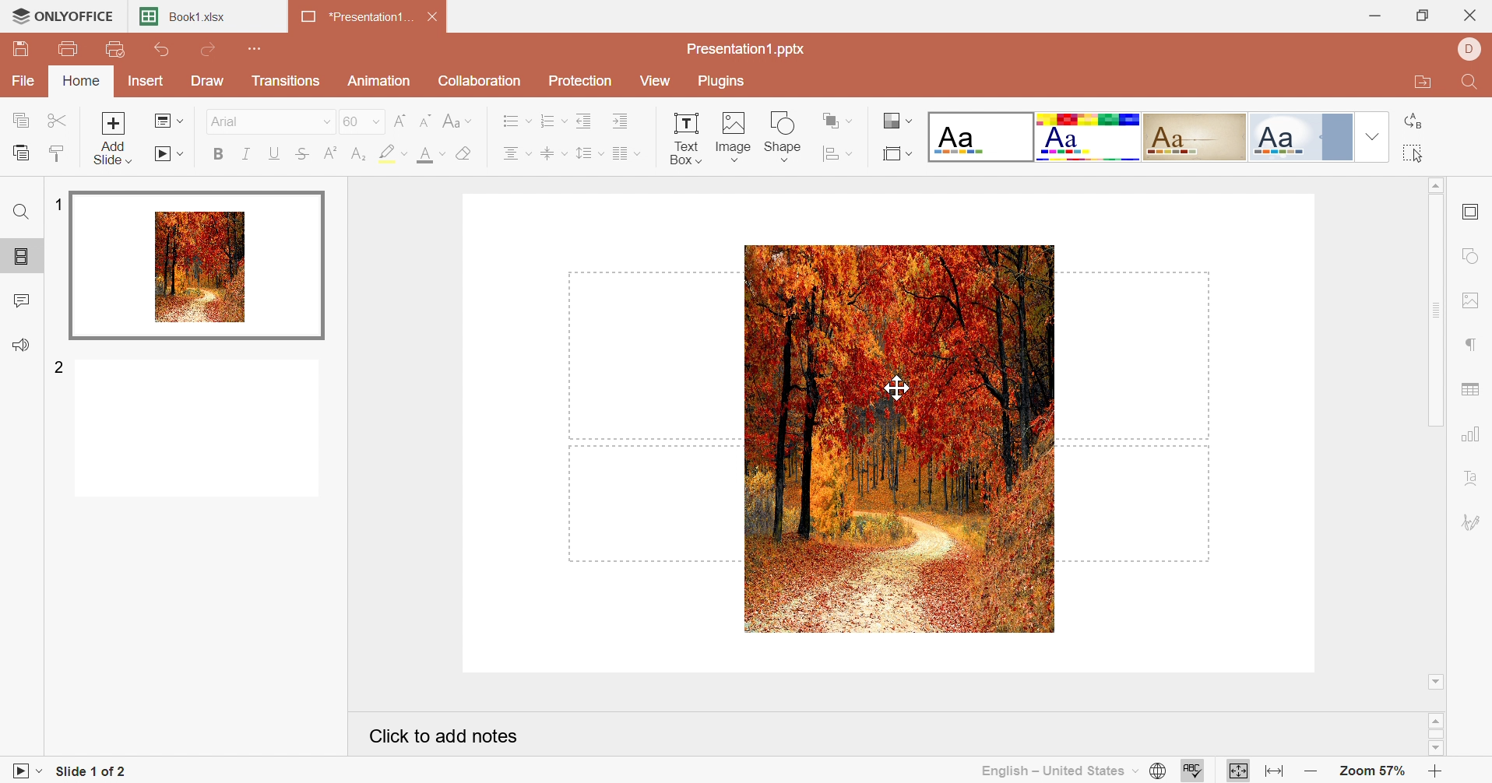 Image resolution: width=1492 pixels, height=783 pixels. What do you see at coordinates (896, 391) in the screenshot?
I see `Cursor` at bounding box center [896, 391].